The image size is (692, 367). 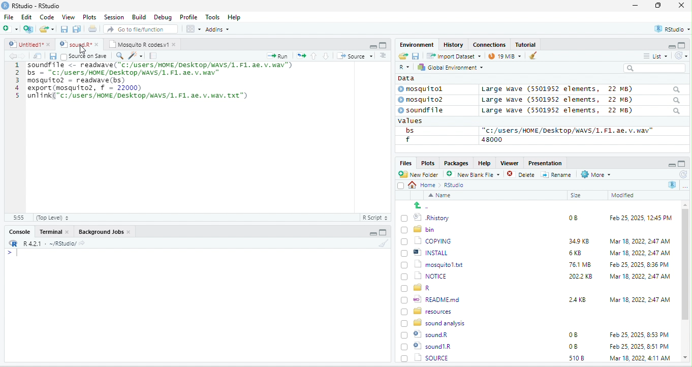 What do you see at coordinates (301, 55) in the screenshot?
I see `open` at bounding box center [301, 55].